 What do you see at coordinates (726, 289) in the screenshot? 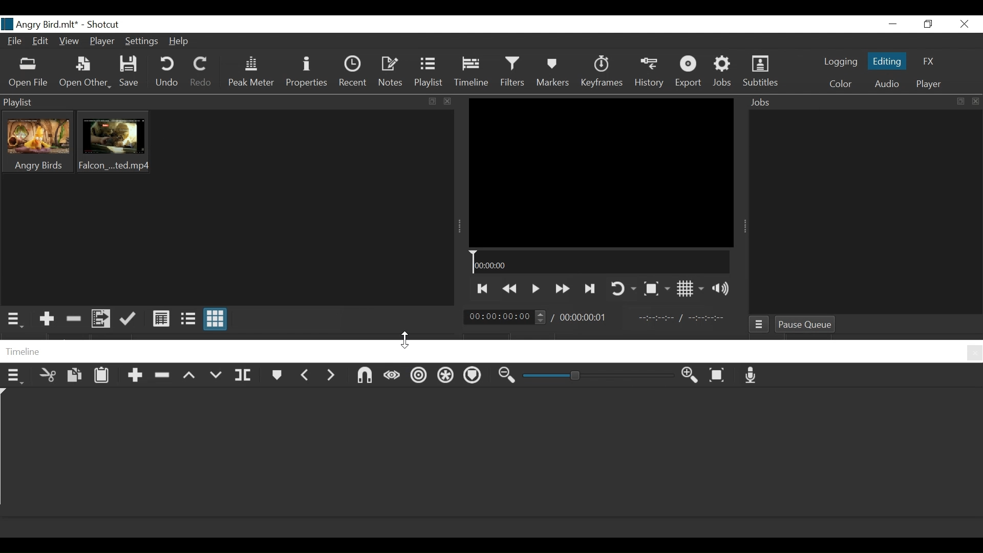
I see `Show volume control` at bounding box center [726, 289].